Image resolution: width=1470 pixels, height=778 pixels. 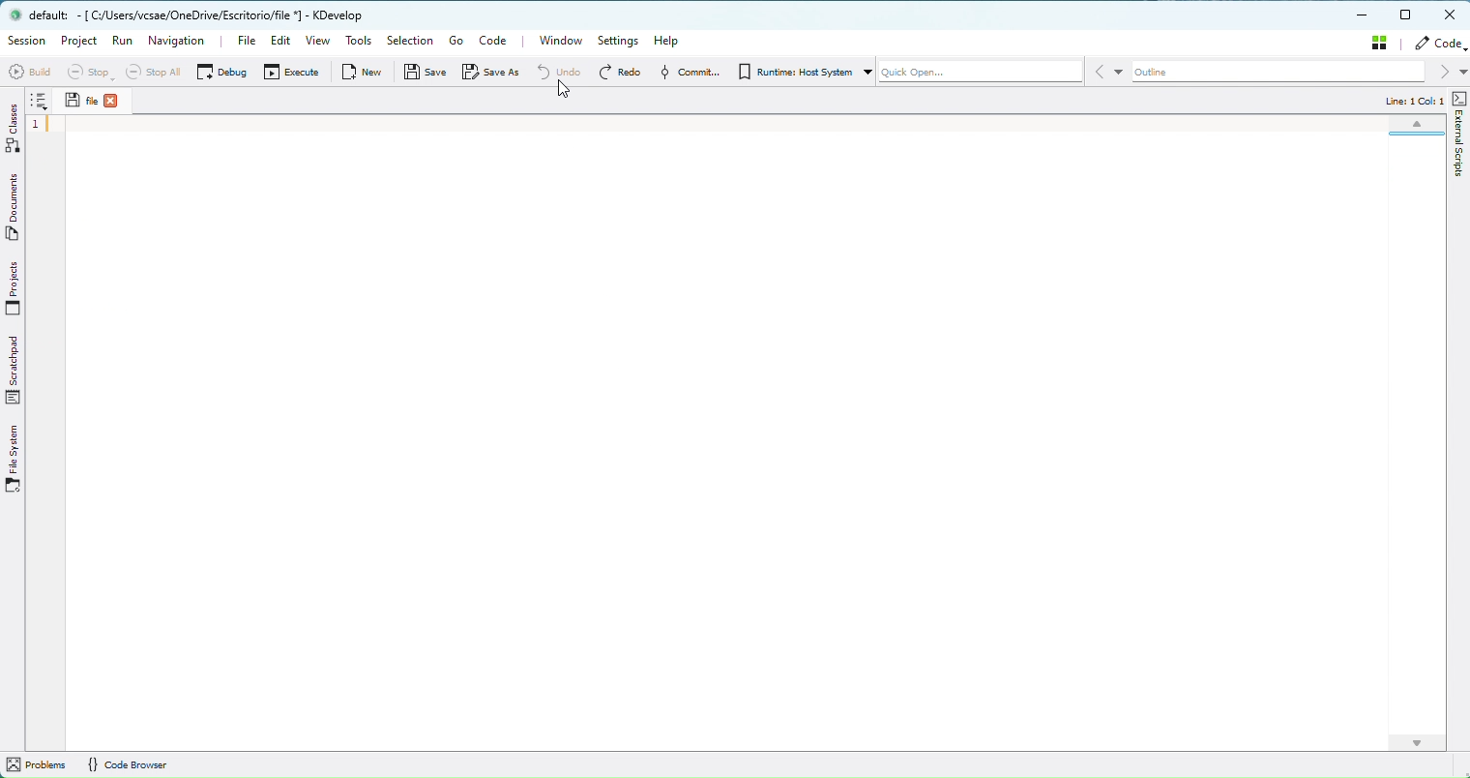 What do you see at coordinates (690, 74) in the screenshot?
I see `Commmit` at bounding box center [690, 74].